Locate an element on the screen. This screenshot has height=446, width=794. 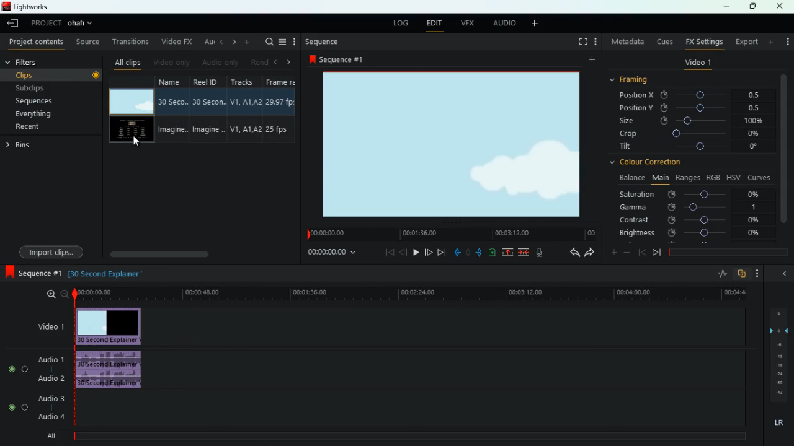
maximize is located at coordinates (754, 6).